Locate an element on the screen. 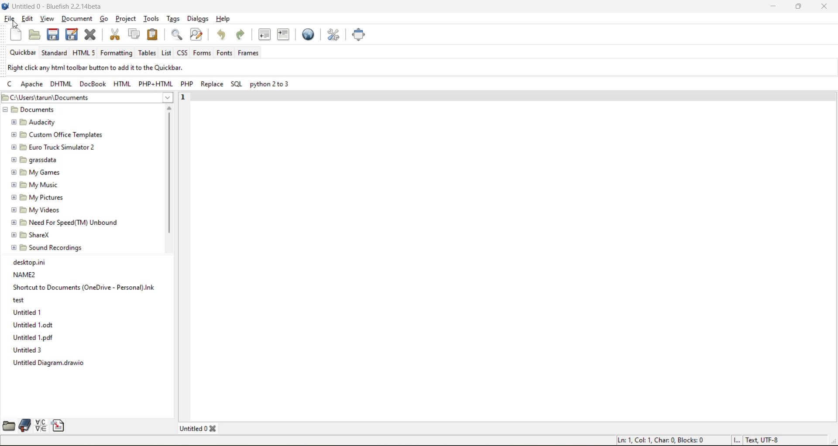  tags is located at coordinates (175, 20).